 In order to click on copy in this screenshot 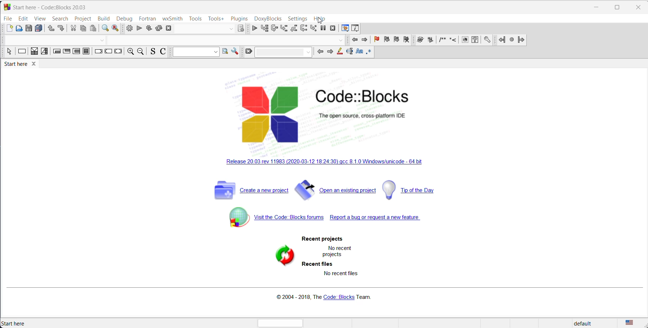, I will do `click(83, 29)`.